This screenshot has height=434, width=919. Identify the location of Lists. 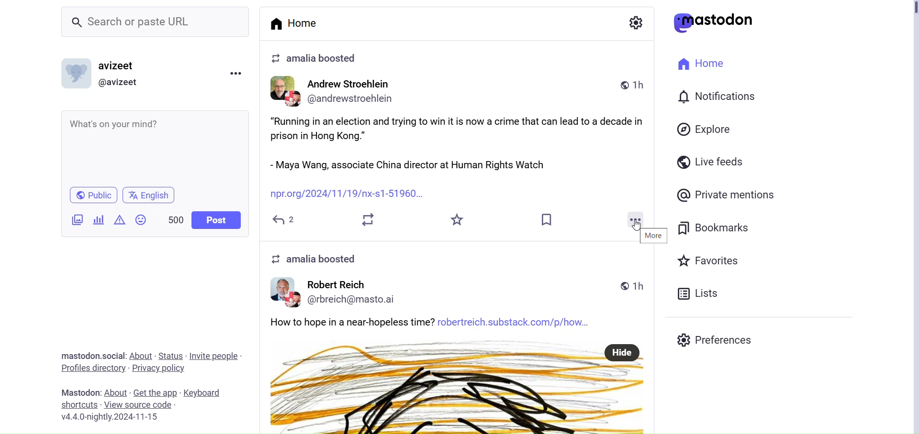
(700, 293).